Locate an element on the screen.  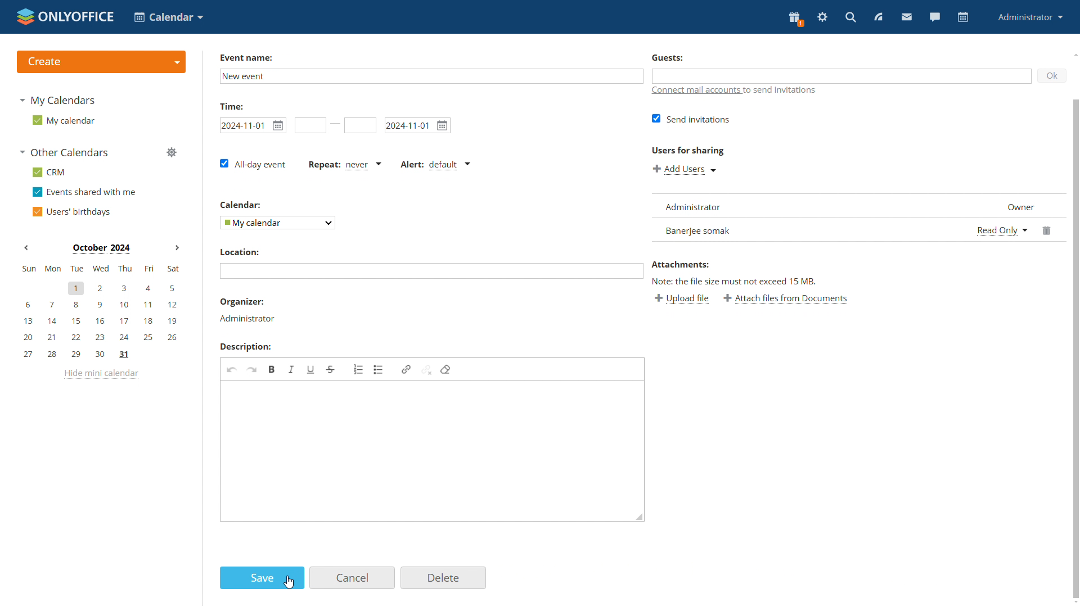
users' birthdays is located at coordinates (74, 211).